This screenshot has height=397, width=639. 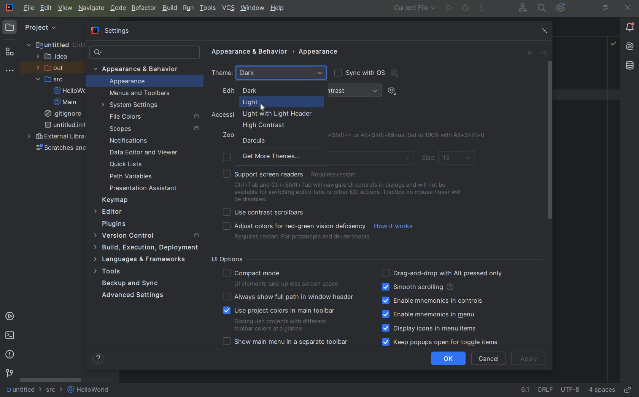 What do you see at coordinates (259, 140) in the screenshot?
I see `darcular` at bounding box center [259, 140].